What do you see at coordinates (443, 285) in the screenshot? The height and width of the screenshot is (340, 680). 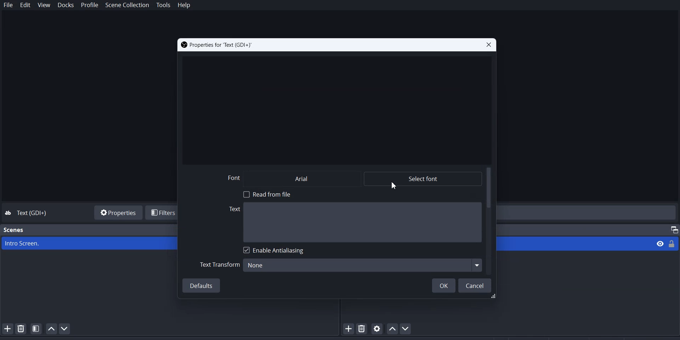 I see `OK` at bounding box center [443, 285].